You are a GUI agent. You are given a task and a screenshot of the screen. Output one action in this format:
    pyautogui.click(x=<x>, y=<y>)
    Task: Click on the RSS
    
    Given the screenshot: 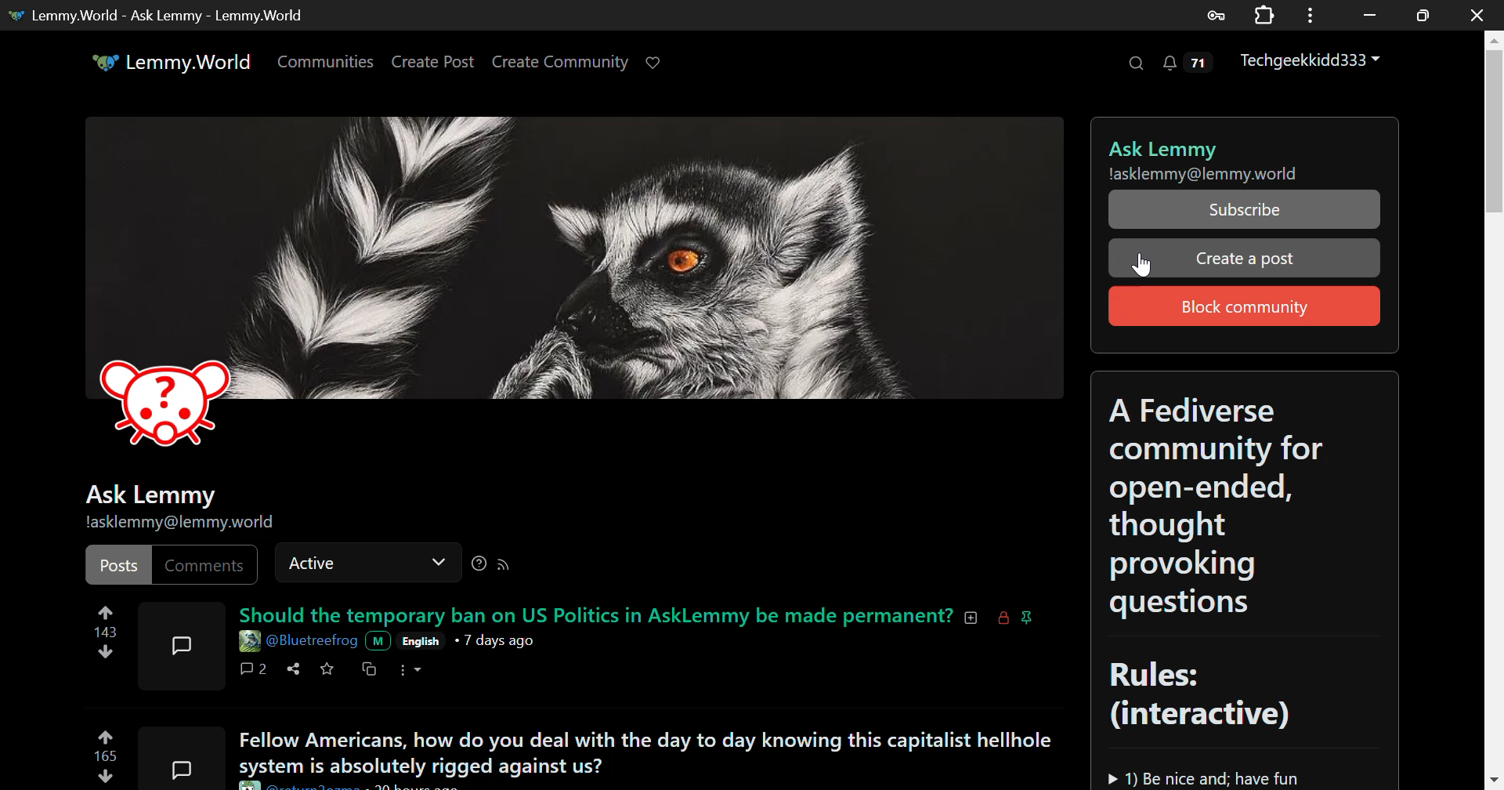 What is the action you would take?
    pyautogui.click(x=506, y=567)
    